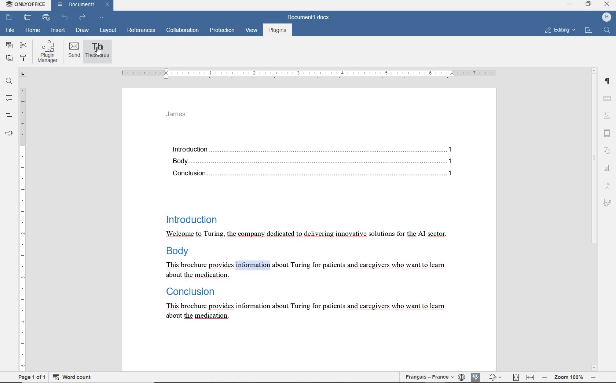 Image resolution: width=616 pixels, height=383 pixels. Describe the element at coordinates (47, 18) in the screenshot. I see `QUICK PRINT` at that location.